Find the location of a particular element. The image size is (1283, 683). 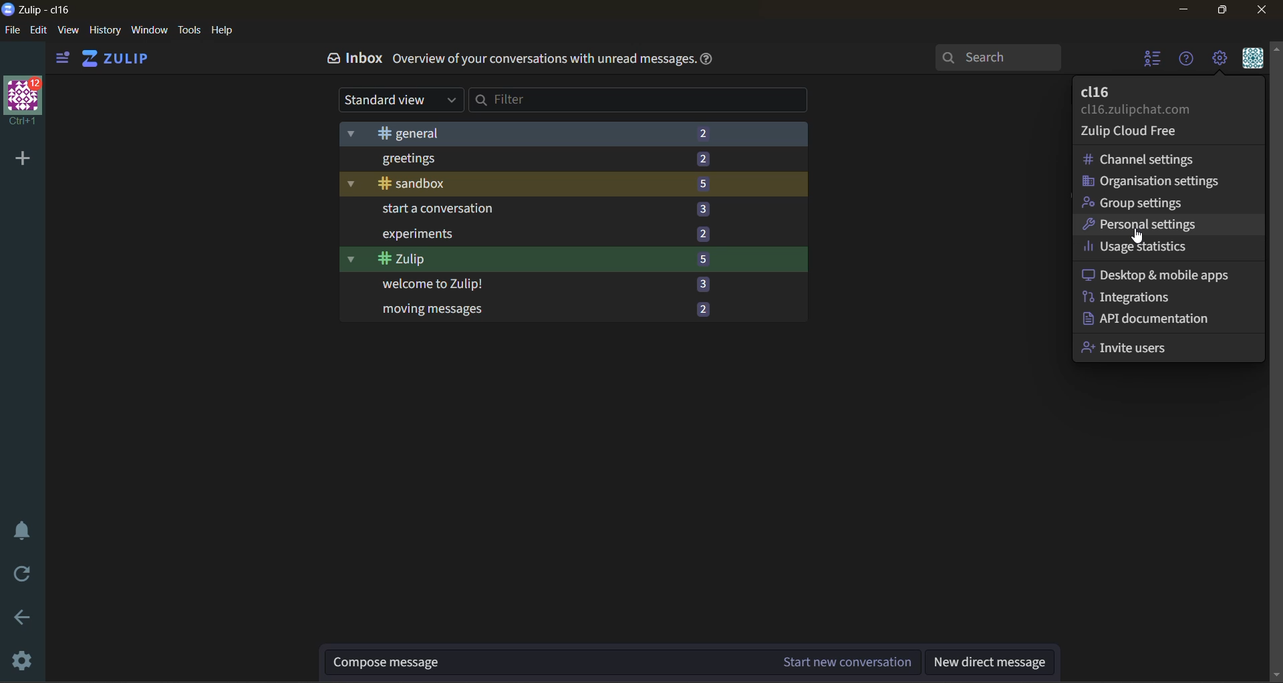

filter is located at coordinates (639, 102).